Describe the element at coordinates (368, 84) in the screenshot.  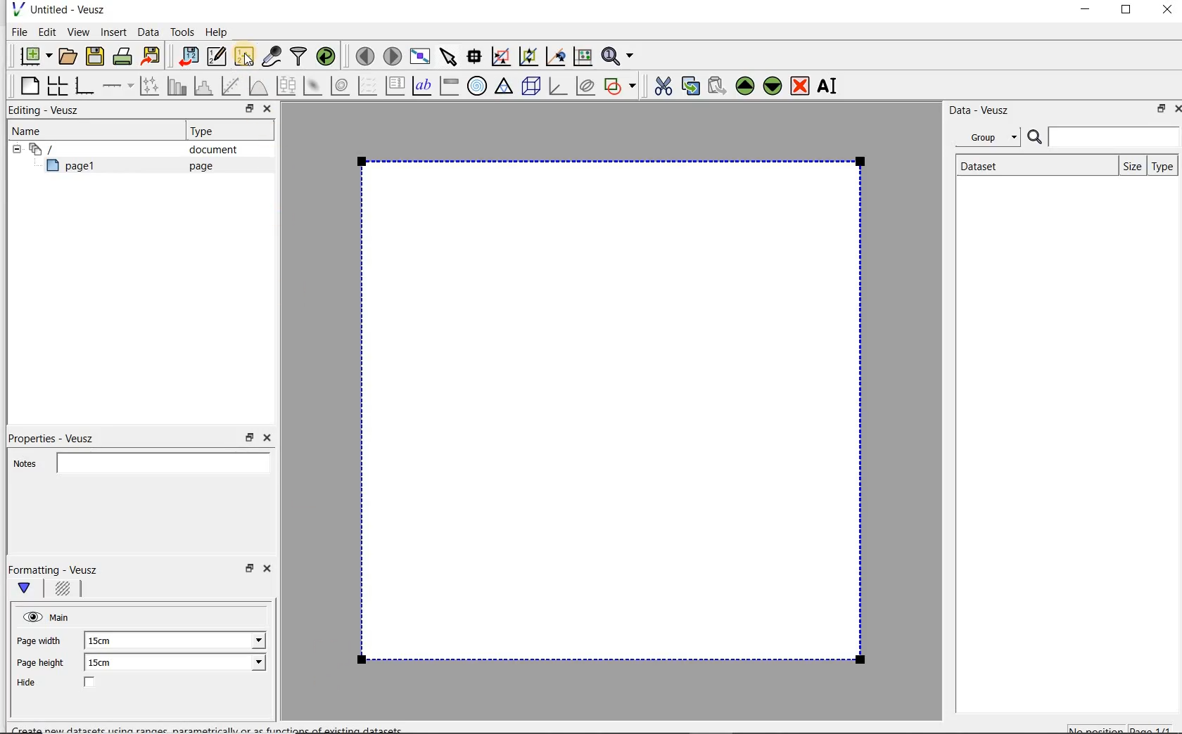
I see `plot a vector field` at that location.